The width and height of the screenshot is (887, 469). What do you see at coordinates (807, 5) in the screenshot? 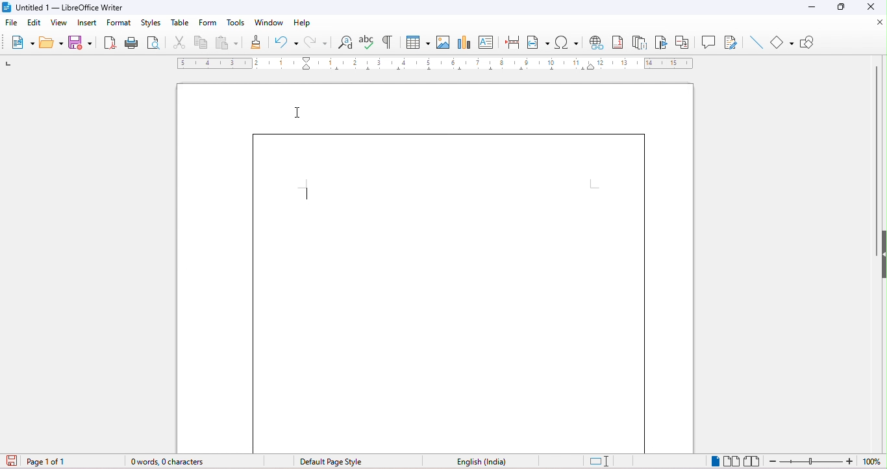
I see `minimize` at bounding box center [807, 5].